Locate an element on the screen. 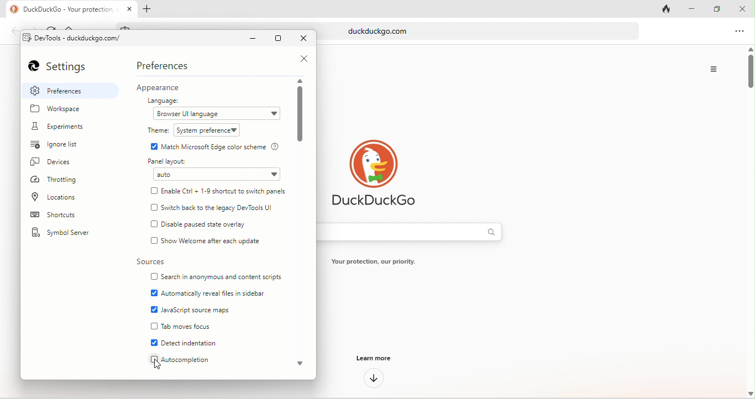 This screenshot has height=399, width=755. dev tools - duclduckgo.com is located at coordinates (82, 39).